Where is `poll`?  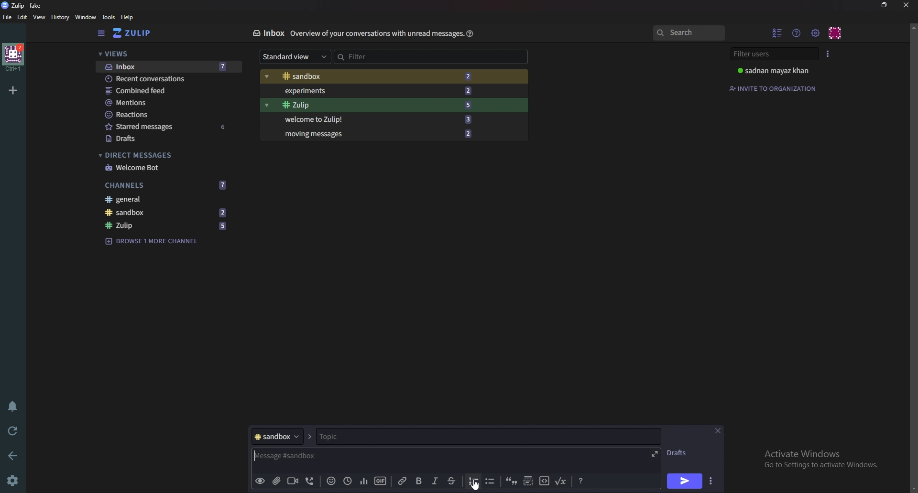
poll is located at coordinates (362, 481).